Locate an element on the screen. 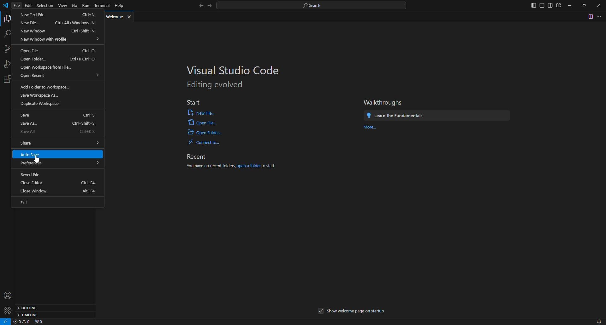  minimize is located at coordinates (570, 5).